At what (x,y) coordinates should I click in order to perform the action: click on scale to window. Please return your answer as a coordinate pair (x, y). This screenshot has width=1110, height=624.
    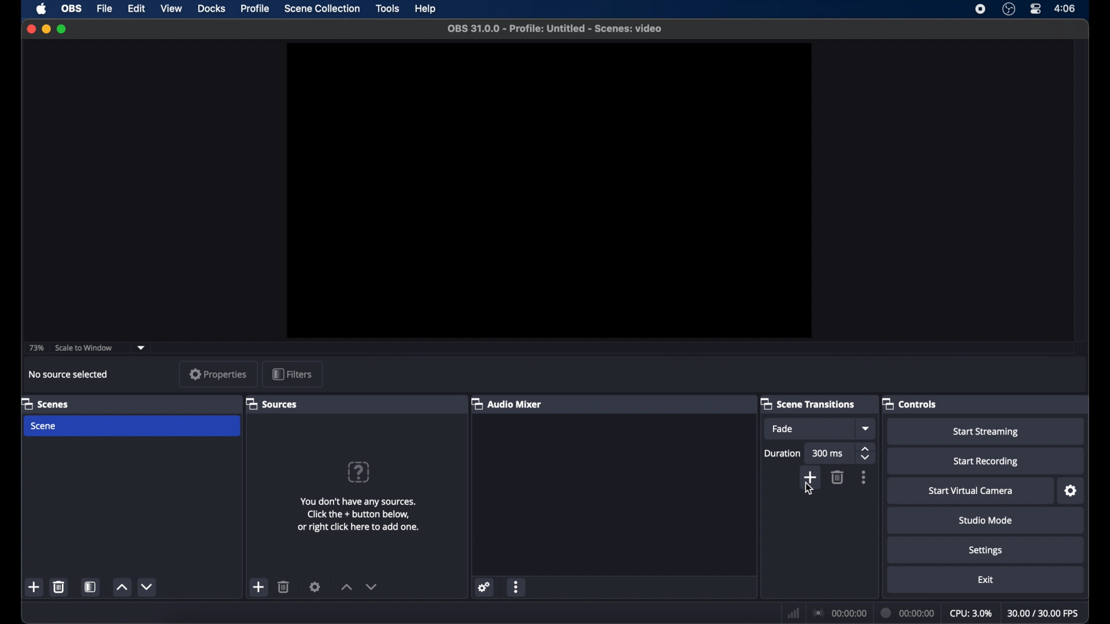
    Looking at the image, I should click on (84, 347).